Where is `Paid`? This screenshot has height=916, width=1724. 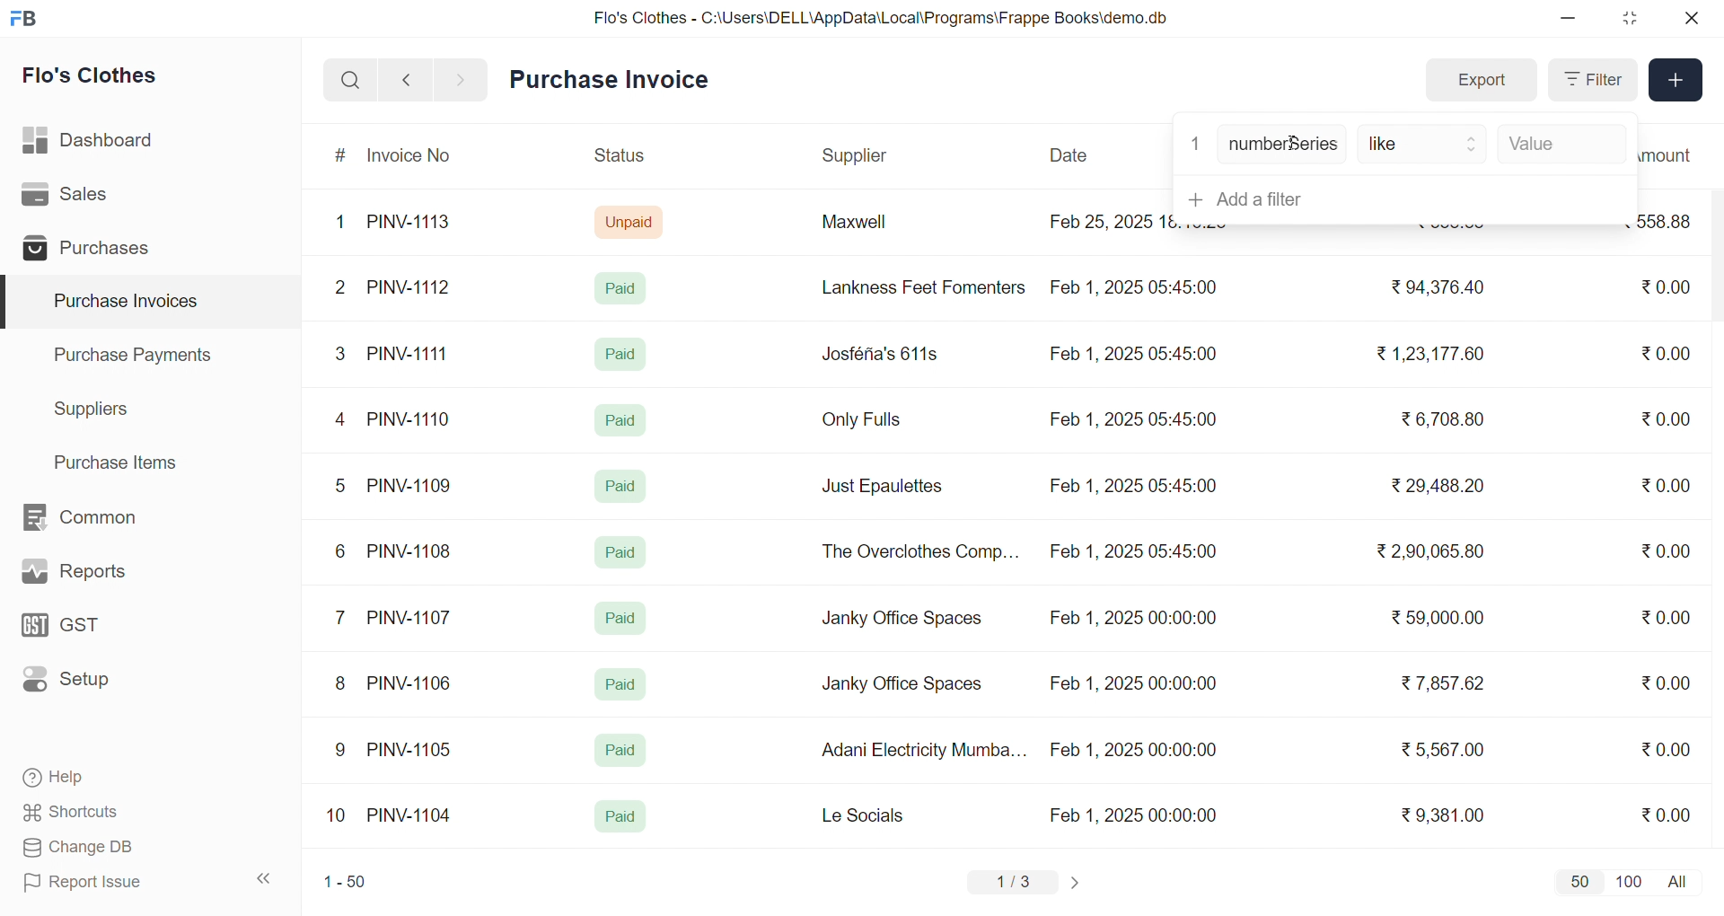
Paid is located at coordinates (621, 618).